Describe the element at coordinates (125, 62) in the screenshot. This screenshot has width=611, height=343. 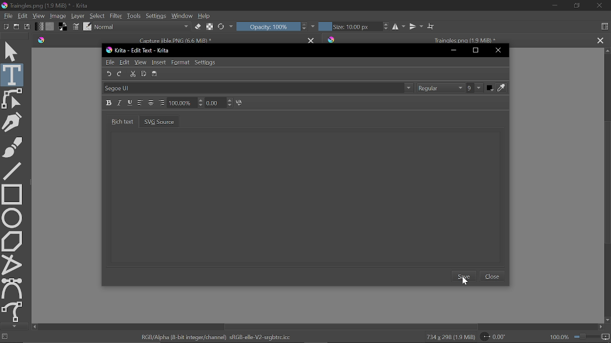
I see `Edit` at that location.